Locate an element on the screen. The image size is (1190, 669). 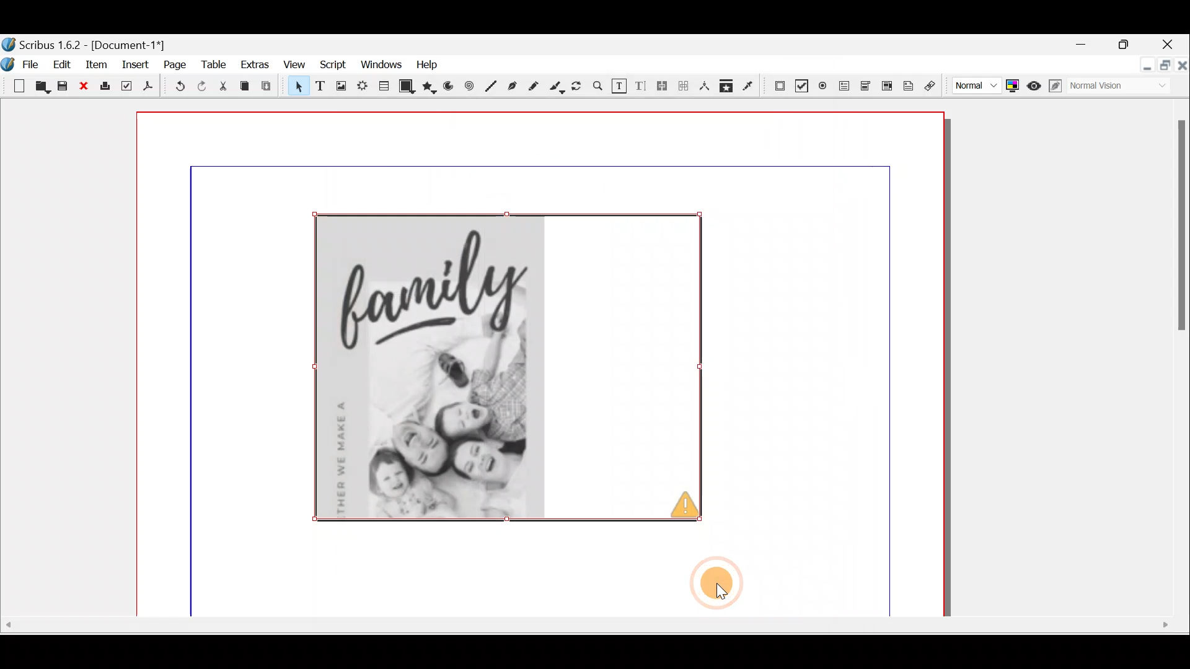
Select item is located at coordinates (297, 85).